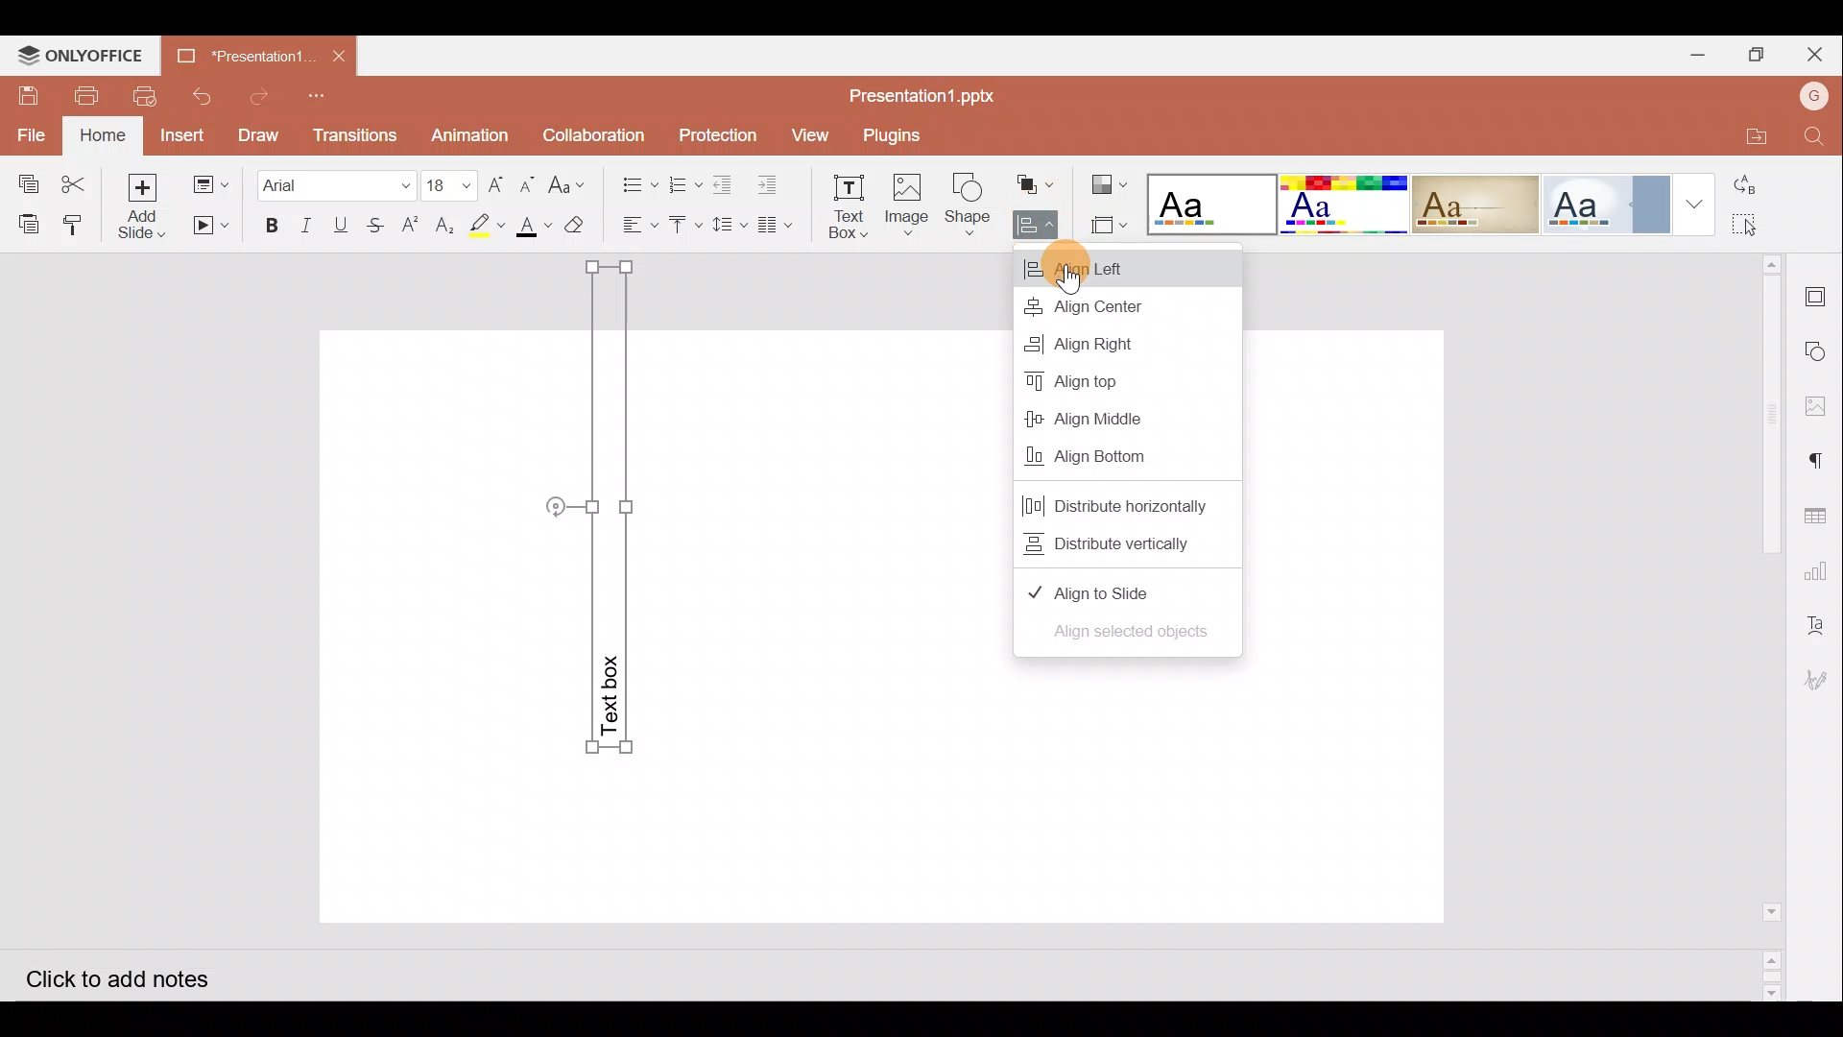  Describe the element at coordinates (1820, 571) in the screenshot. I see `Chart settings` at that location.